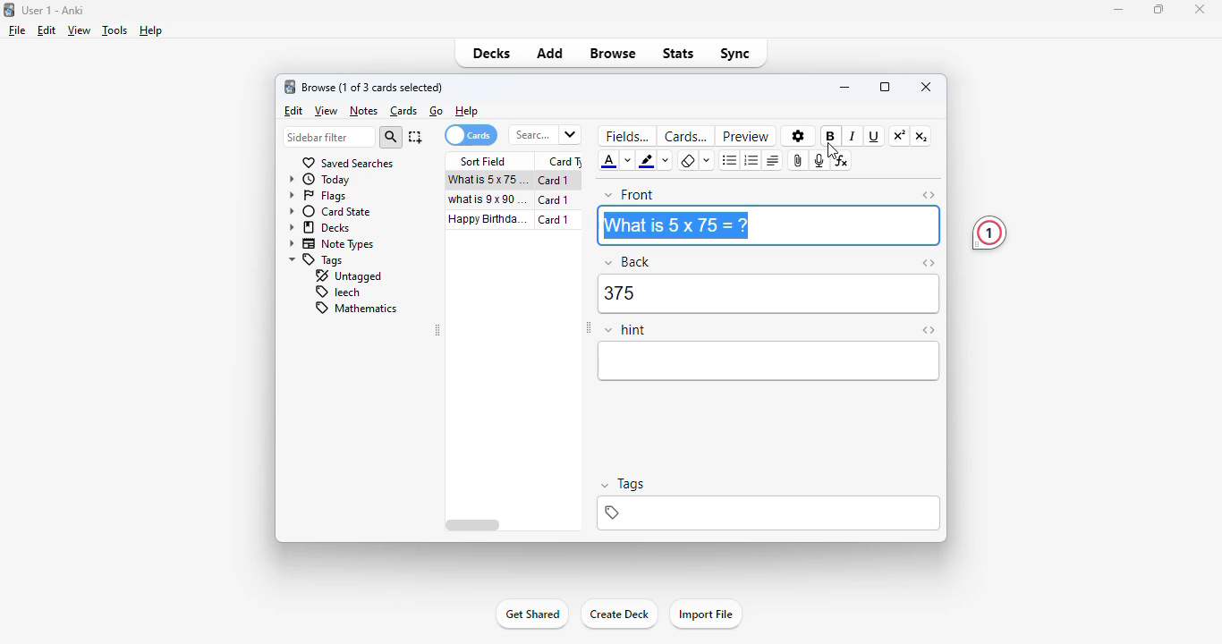 The image size is (1222, 644). Describe the element at coordinates (415, 137) in the screenshot. I see `select` at that location.